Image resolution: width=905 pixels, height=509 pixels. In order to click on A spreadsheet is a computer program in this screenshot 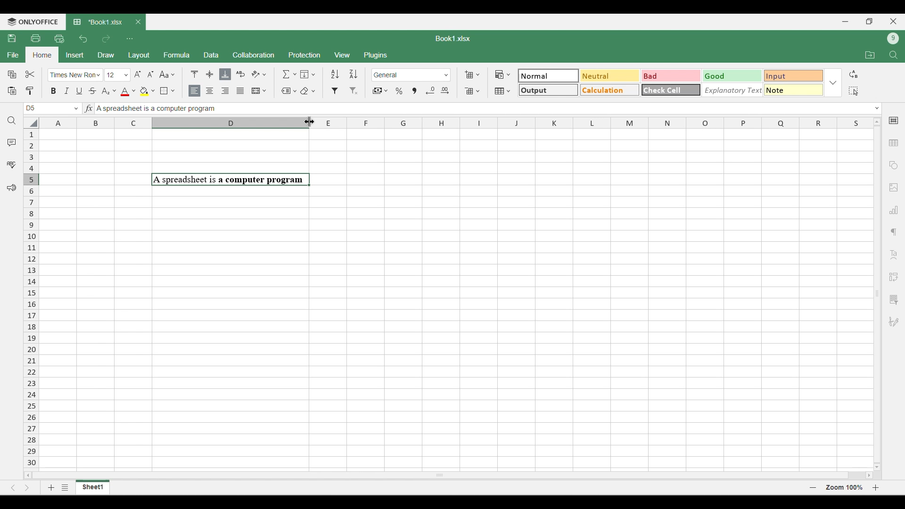, I will do `click(156, 109)`.